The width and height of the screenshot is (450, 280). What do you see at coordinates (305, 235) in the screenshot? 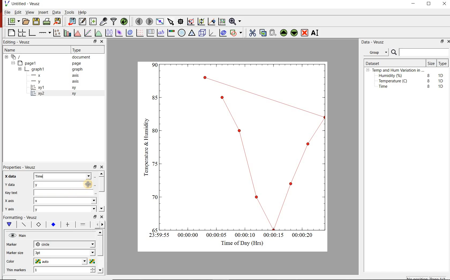
I see `00:00:20` at bounding box center [305, 235].